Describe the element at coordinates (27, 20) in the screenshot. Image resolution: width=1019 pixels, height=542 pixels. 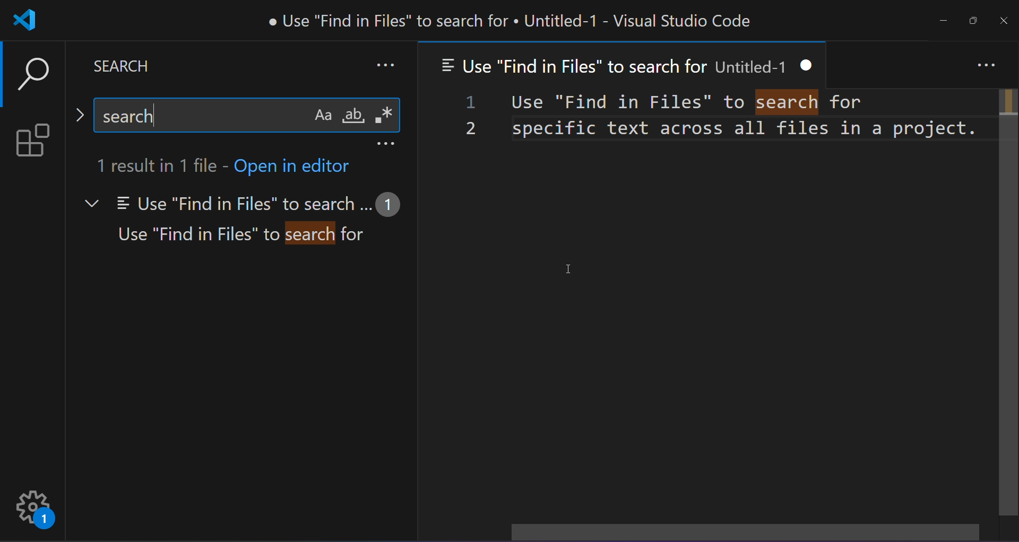
I see `logo` at that location.